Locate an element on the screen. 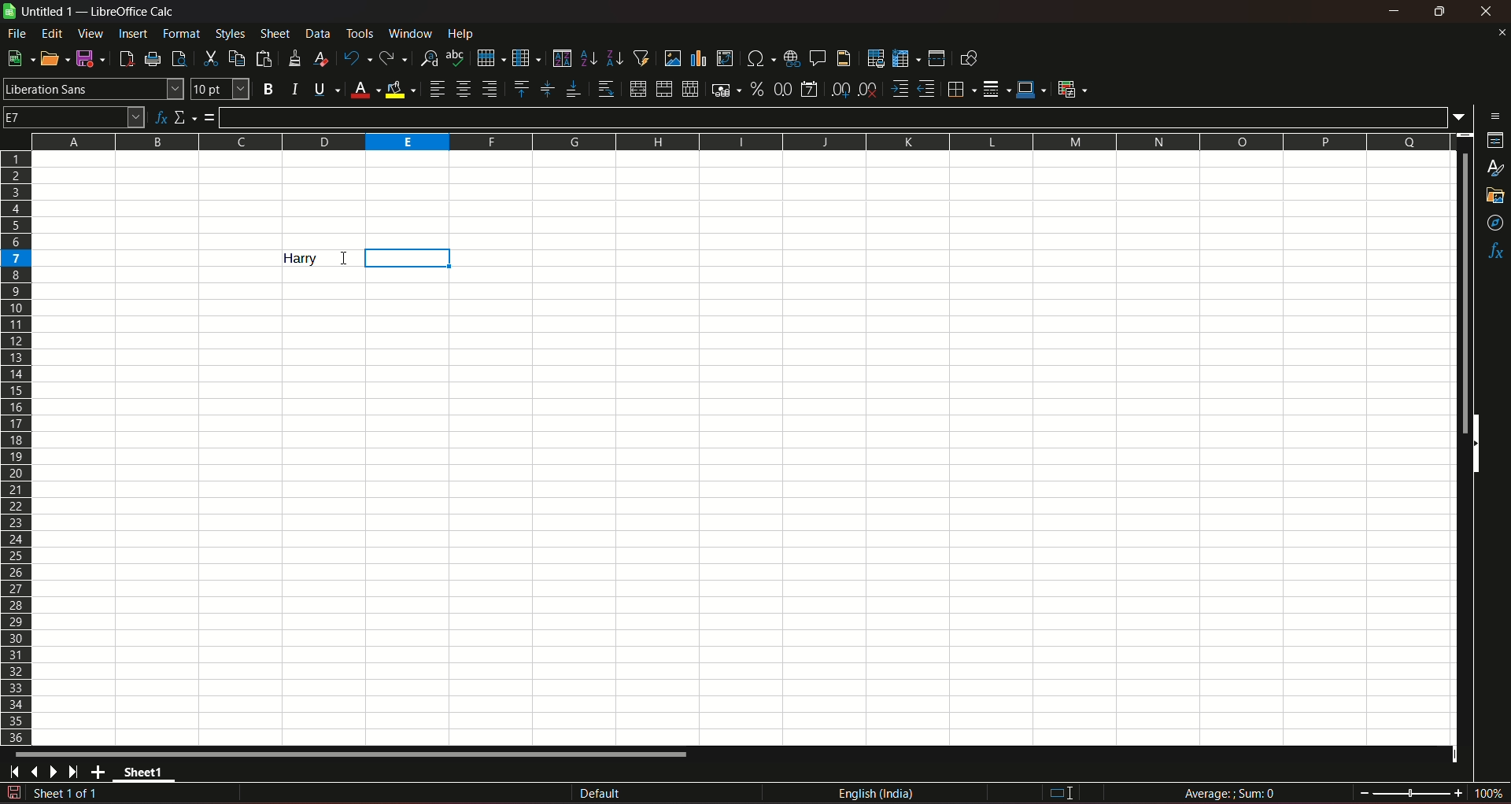 This screenshot has width=1511, height=804. font size is located at coordinates (218, 90).